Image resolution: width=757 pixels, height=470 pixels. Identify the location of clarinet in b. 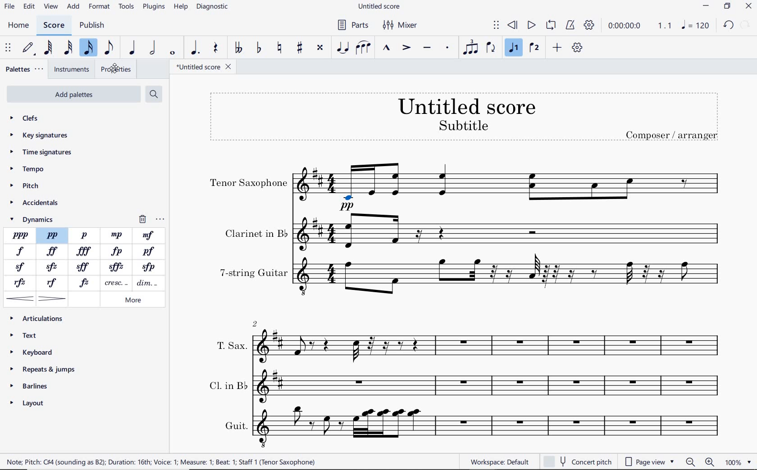
(510, 232).